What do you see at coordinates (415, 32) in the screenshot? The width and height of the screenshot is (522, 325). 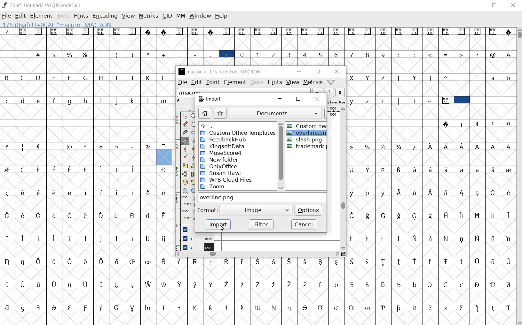 I see `Symbol` at bounding box center [415, 32].